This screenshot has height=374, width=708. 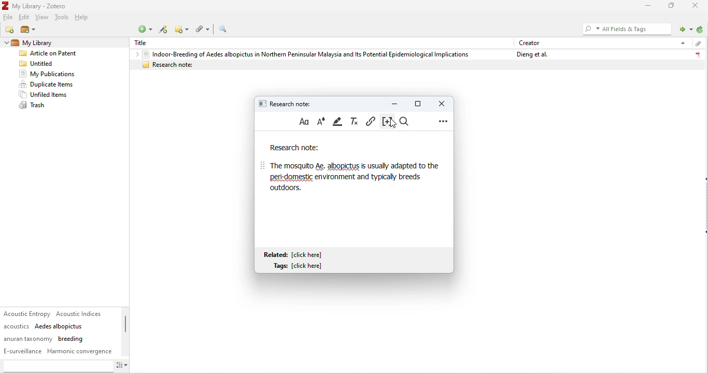 I want to click on trash, so click(x=34, y=106).